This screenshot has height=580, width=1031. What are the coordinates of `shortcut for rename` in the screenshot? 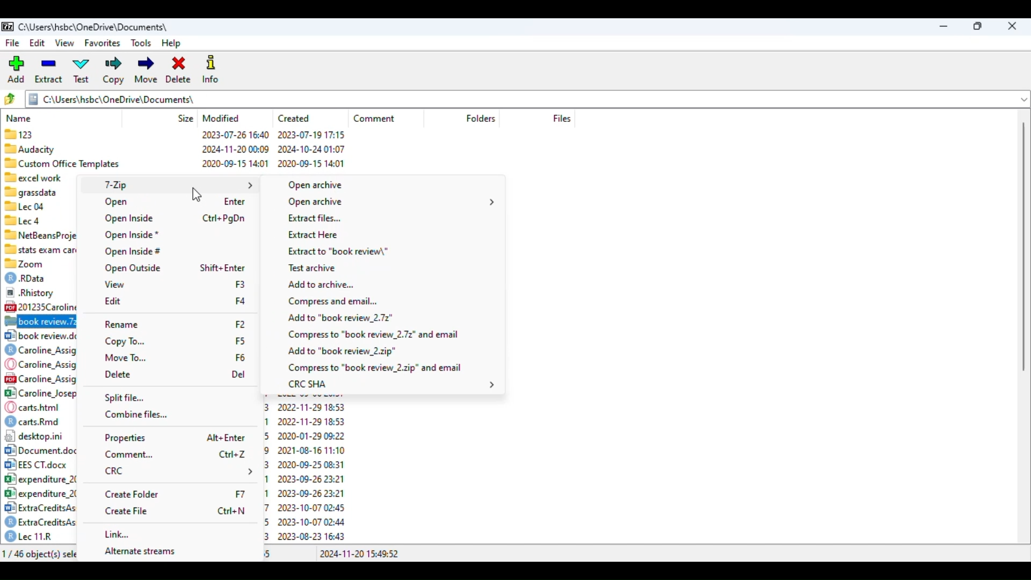 It's located at (239, 325).